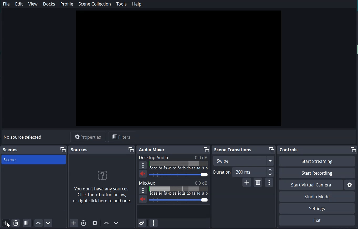 This screenshot has height=229, width=358. Describe the element at coordinates (317, 196) in the screenshot. I see `Studio Mode` at that location.